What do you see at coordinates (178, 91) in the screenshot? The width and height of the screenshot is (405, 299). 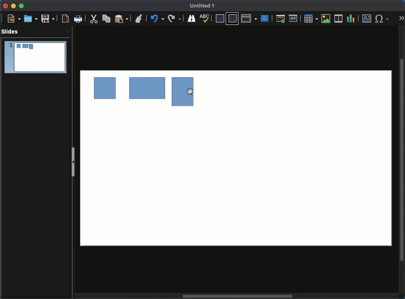 I see `shape` at bounding box center [178, 91].